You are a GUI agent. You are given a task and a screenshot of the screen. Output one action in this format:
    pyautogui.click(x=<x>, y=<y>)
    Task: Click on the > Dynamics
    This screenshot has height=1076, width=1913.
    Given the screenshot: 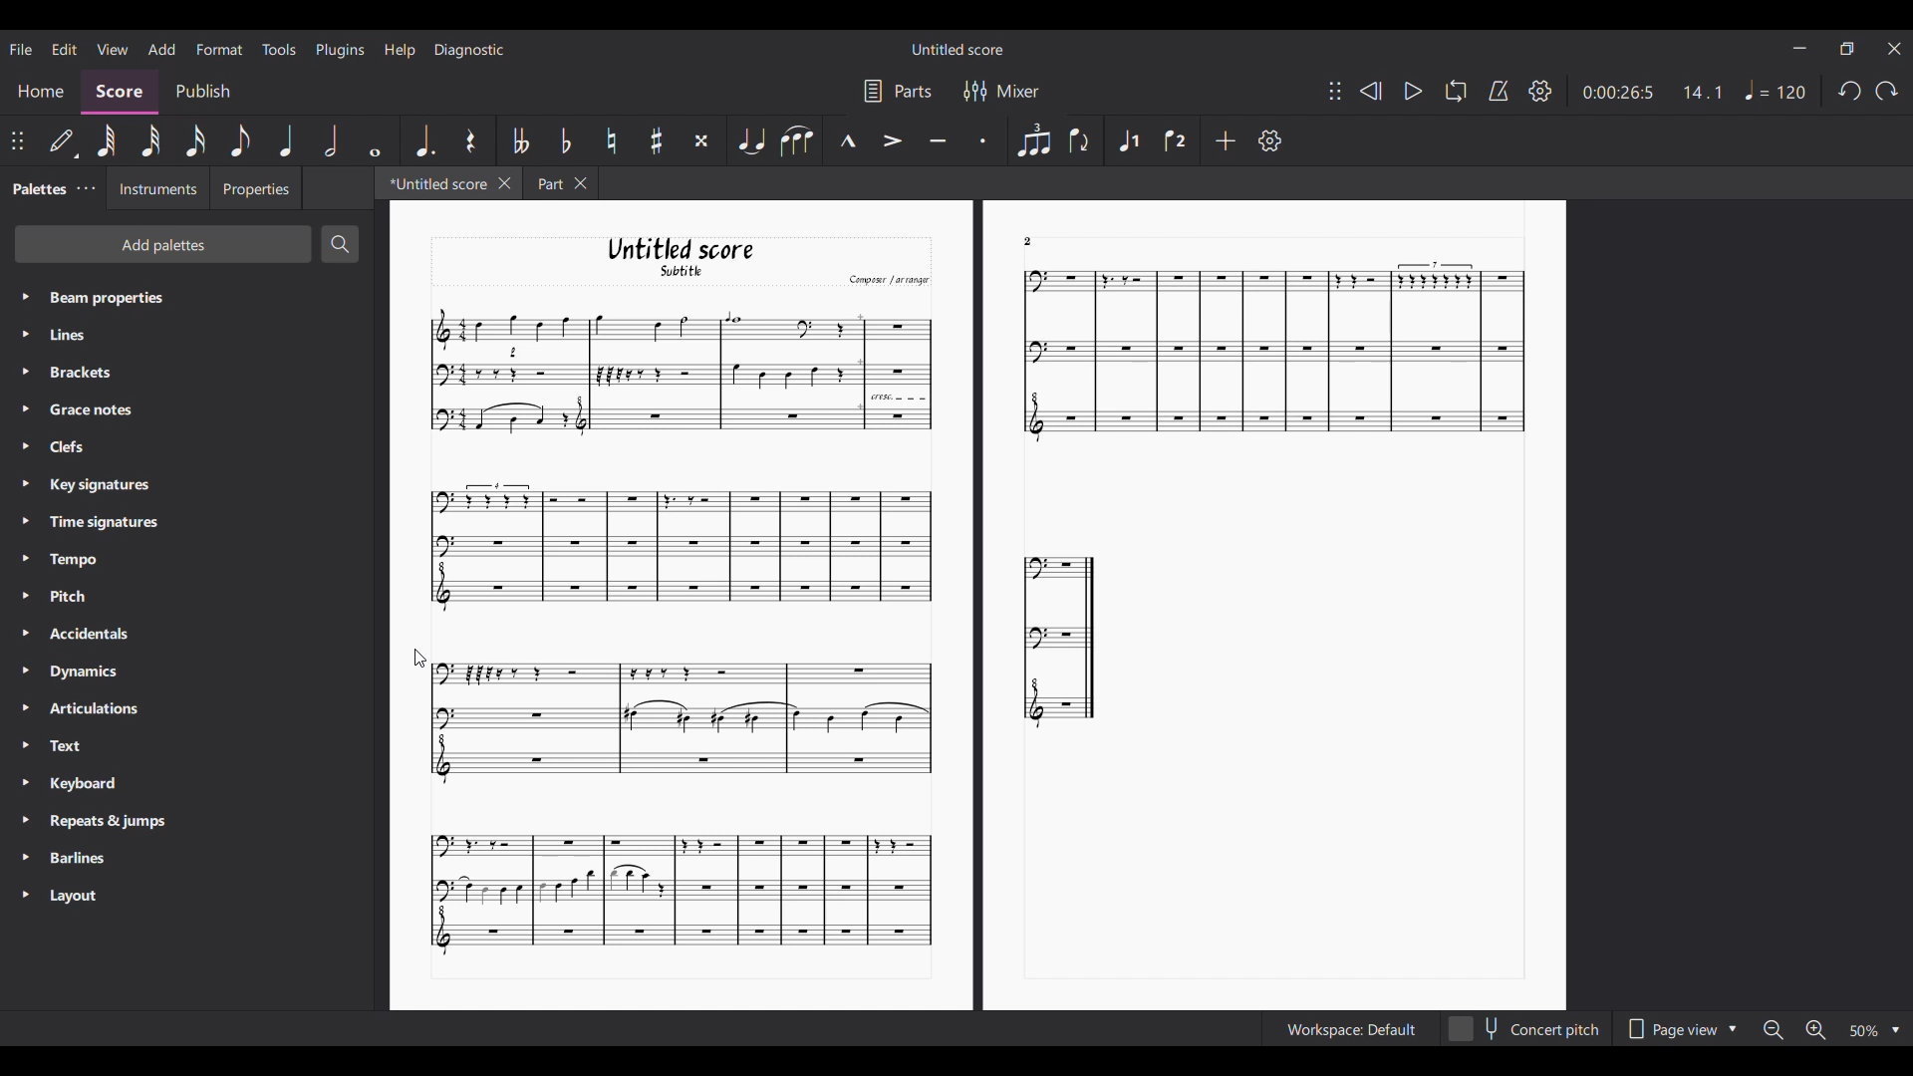 What is the action you would take?
    pyautogui.click(x=80, y=673)
    